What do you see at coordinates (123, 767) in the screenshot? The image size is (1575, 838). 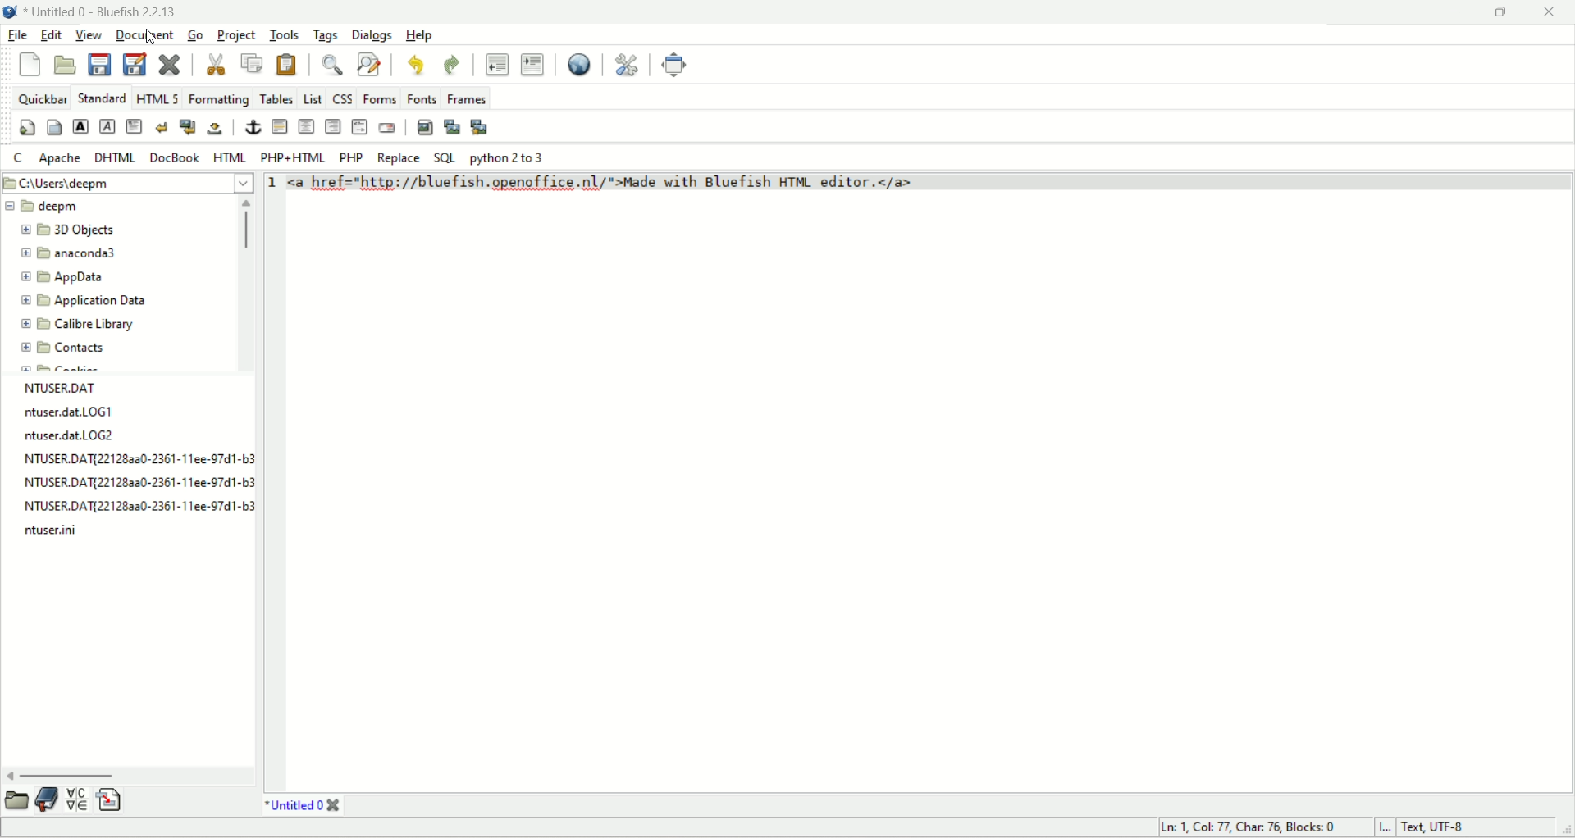 I see `horizontal scroll bar` at bounding box center [123, 767].